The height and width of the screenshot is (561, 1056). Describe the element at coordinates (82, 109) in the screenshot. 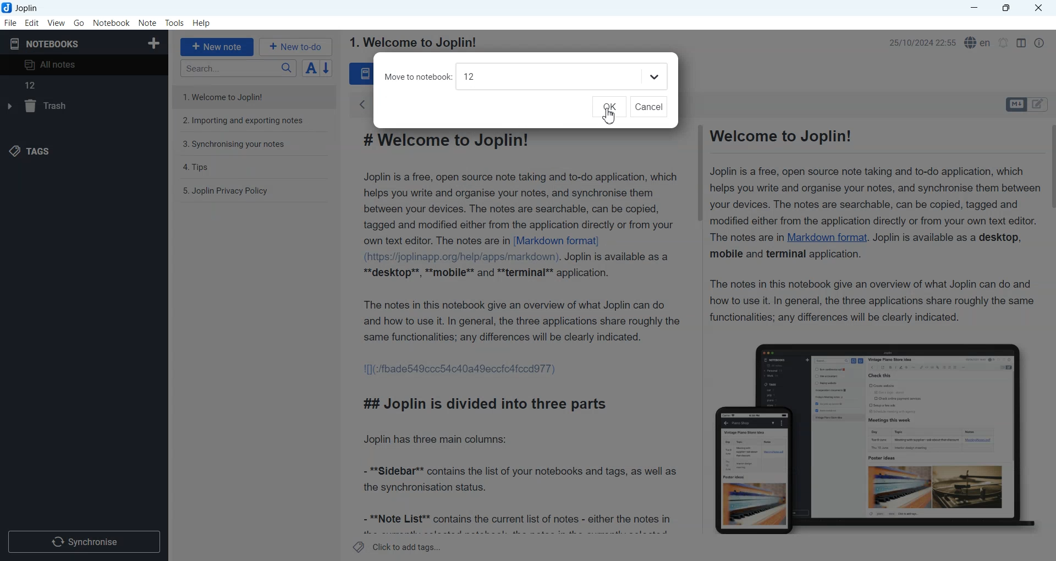

I see `Trash` at that location.